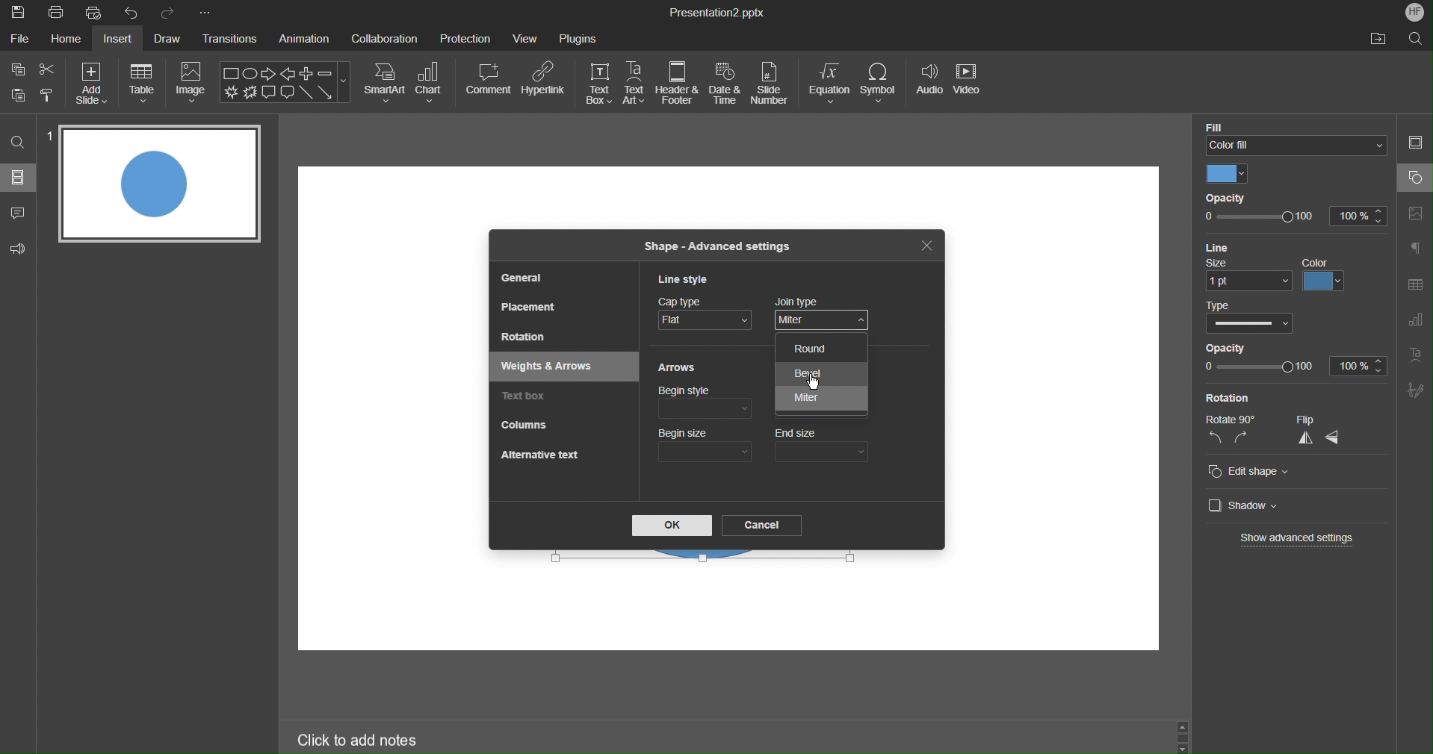 The height and width of the screenshot is (754, 1433). I want to click on Search, so click(1416, 38).